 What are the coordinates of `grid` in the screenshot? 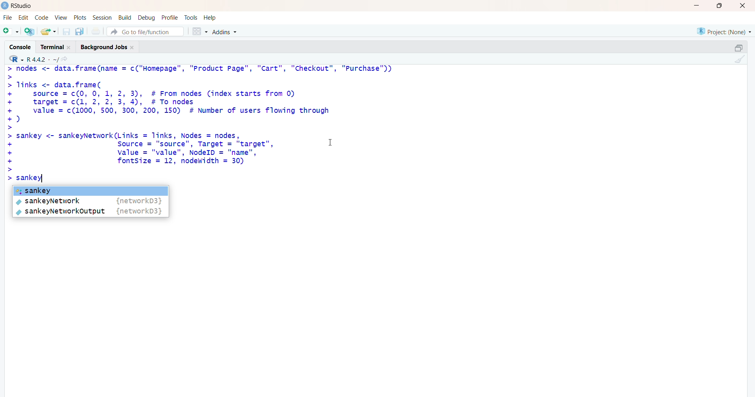 It's located at (198, 32).